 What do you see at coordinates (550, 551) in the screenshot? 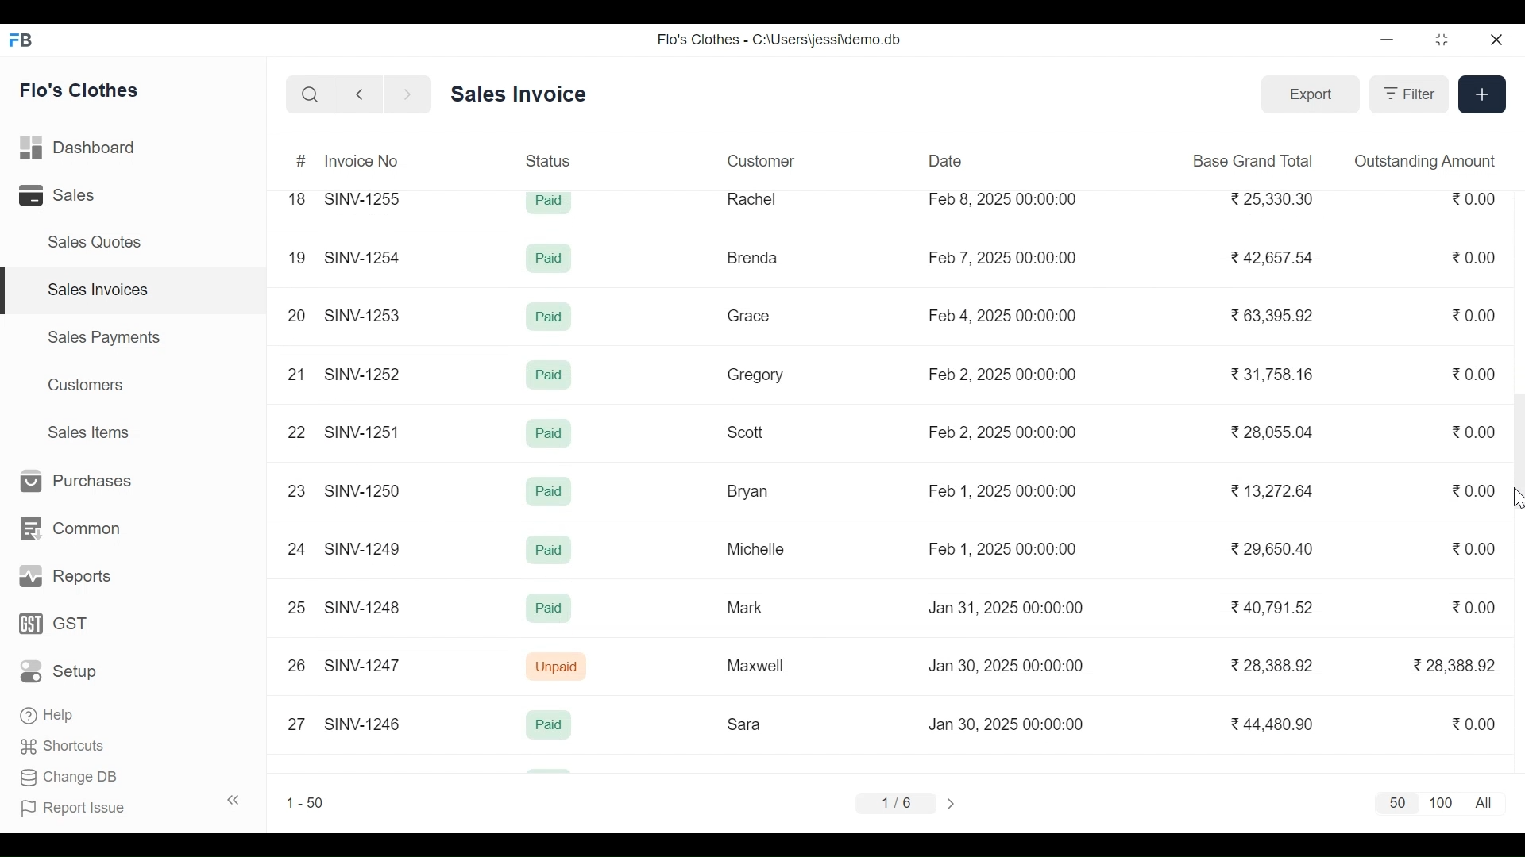
I see `Paid` at bounding box center [550, 551].